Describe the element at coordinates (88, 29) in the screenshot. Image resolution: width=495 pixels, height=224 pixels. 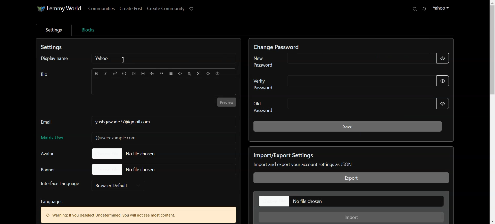
I see `Blocks` at that location.